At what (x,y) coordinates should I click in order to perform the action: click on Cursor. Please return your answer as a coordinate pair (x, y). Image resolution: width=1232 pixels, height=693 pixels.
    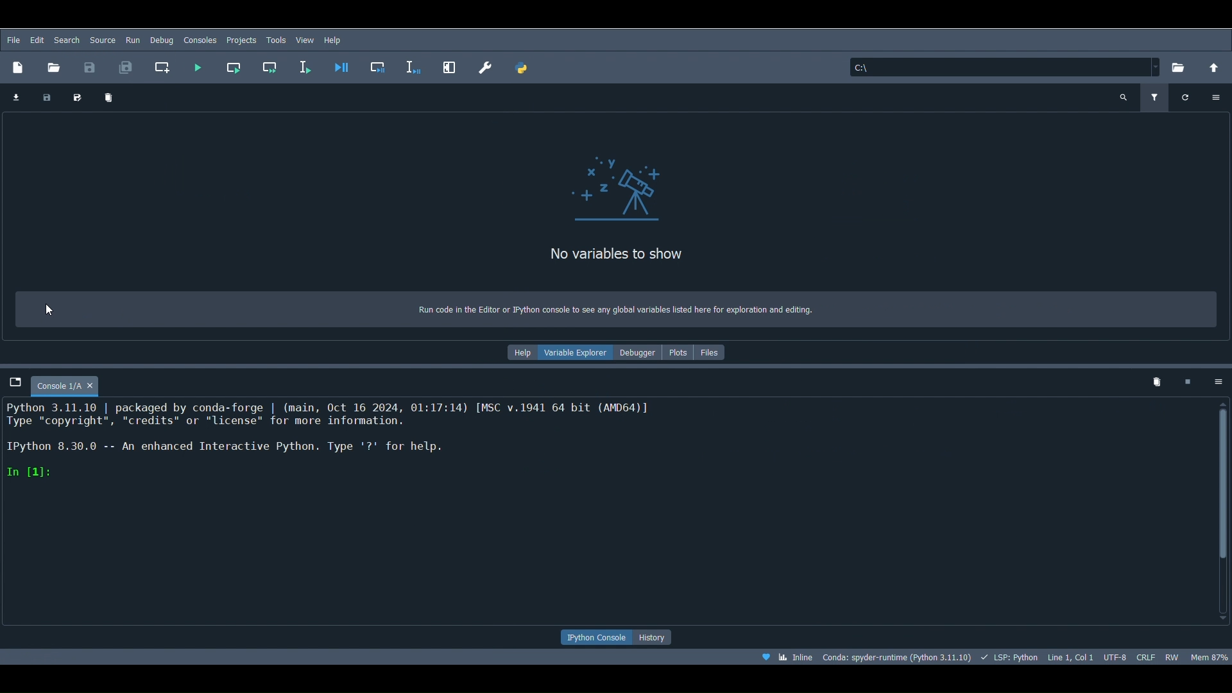
    Looking at the image, I should click on (53, 311).